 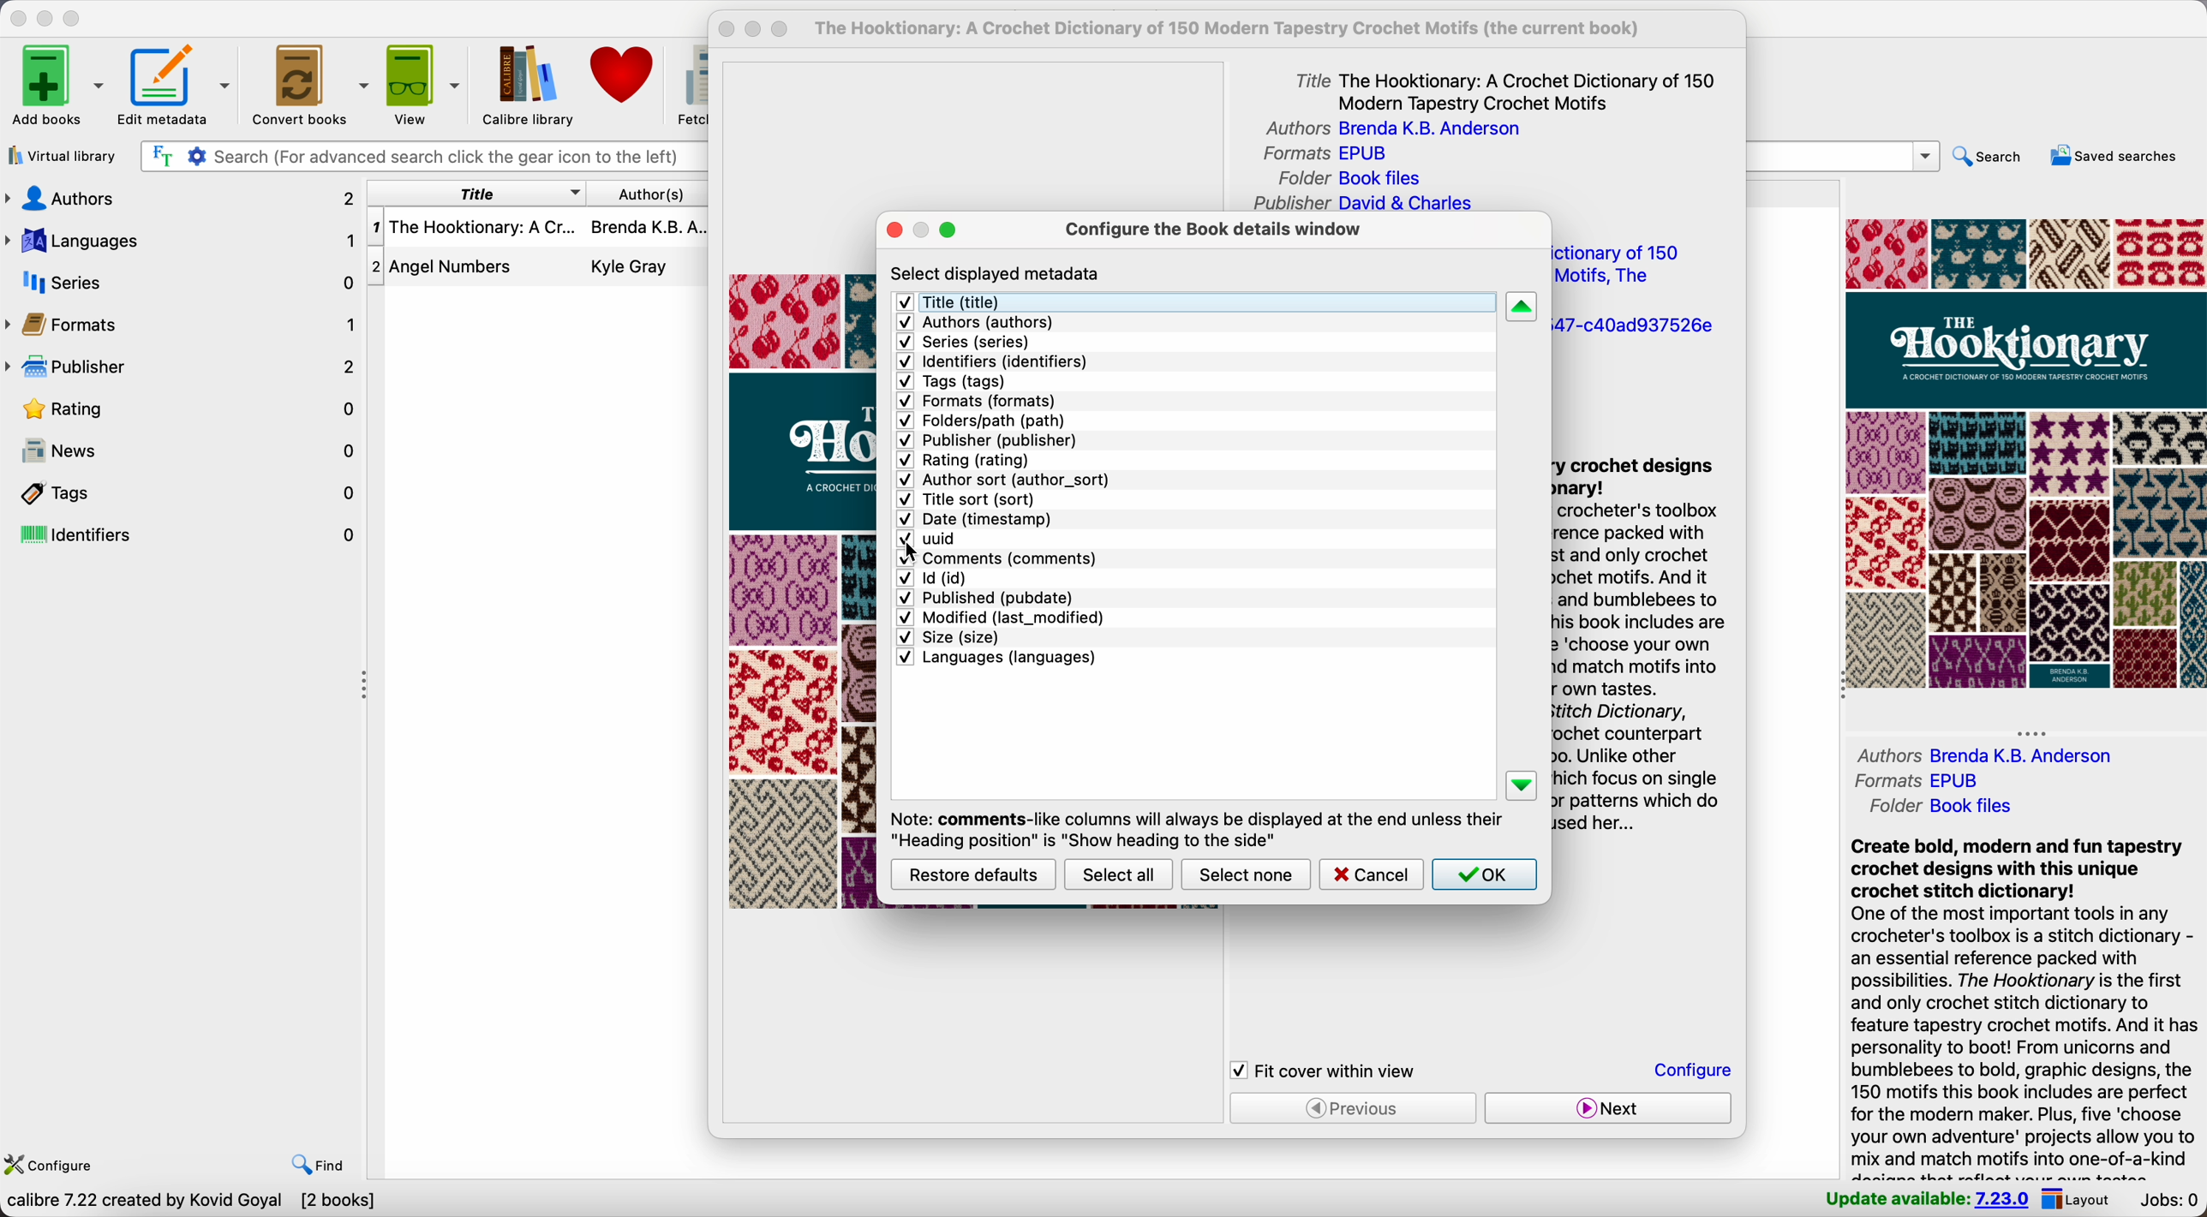 I want to click on saved searches, so click(x=2119, y=157).